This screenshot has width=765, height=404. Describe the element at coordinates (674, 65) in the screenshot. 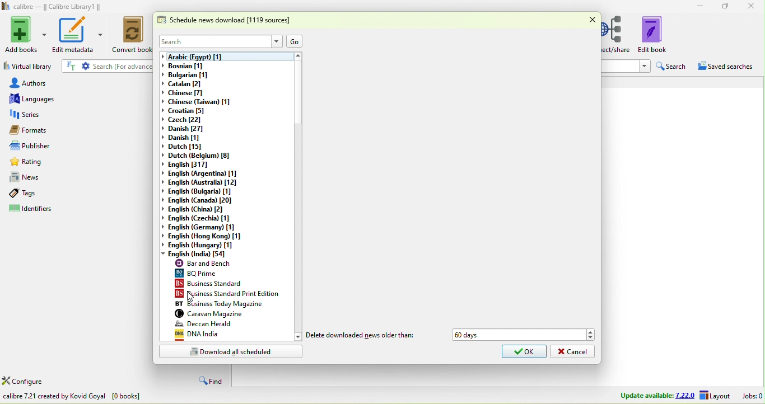

I see `search` at that location.